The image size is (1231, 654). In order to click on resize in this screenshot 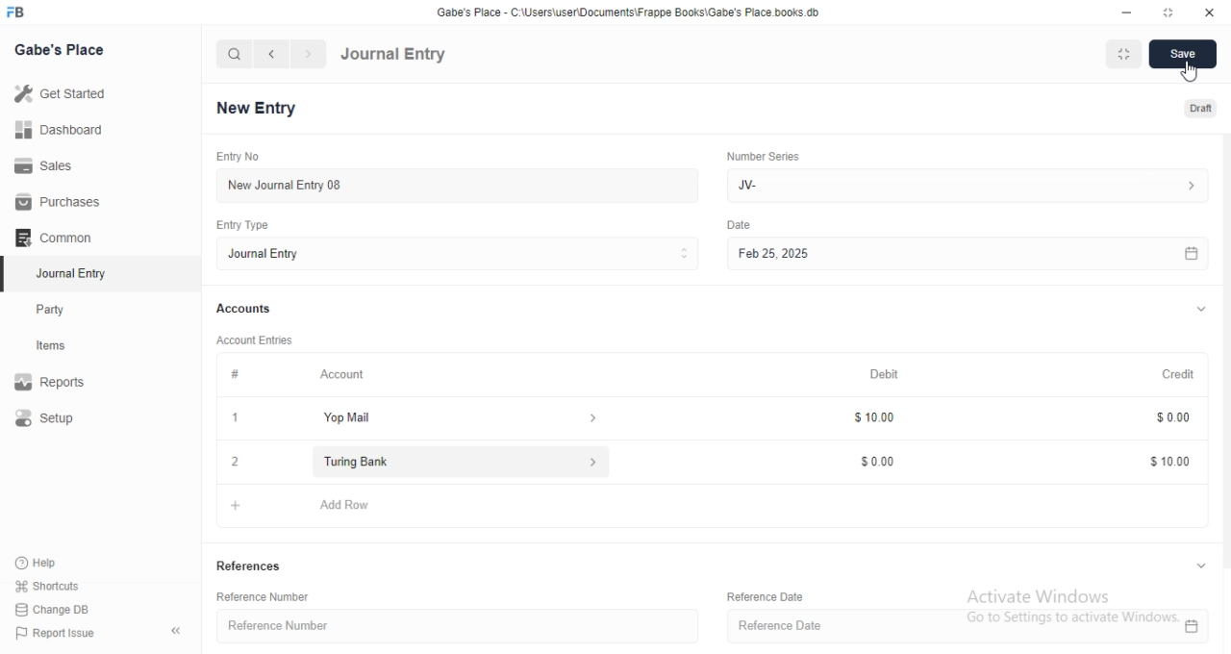, I will do `click(1165, 12)`.